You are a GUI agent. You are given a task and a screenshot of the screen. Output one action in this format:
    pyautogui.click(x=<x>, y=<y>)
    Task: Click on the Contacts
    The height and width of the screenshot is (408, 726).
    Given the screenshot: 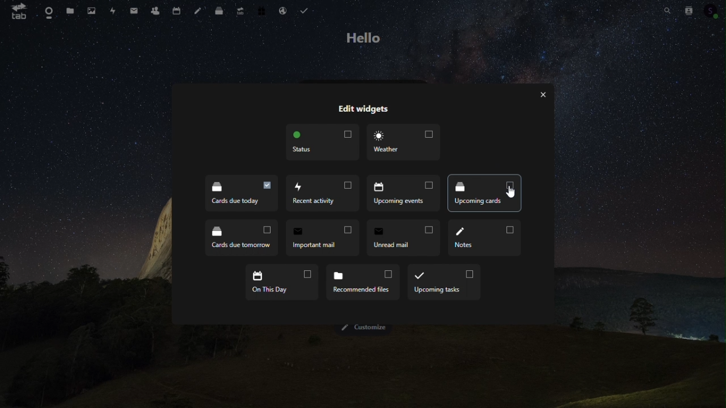 What is the action you would take?
    pyautogui.click(x=157, y=11)
    